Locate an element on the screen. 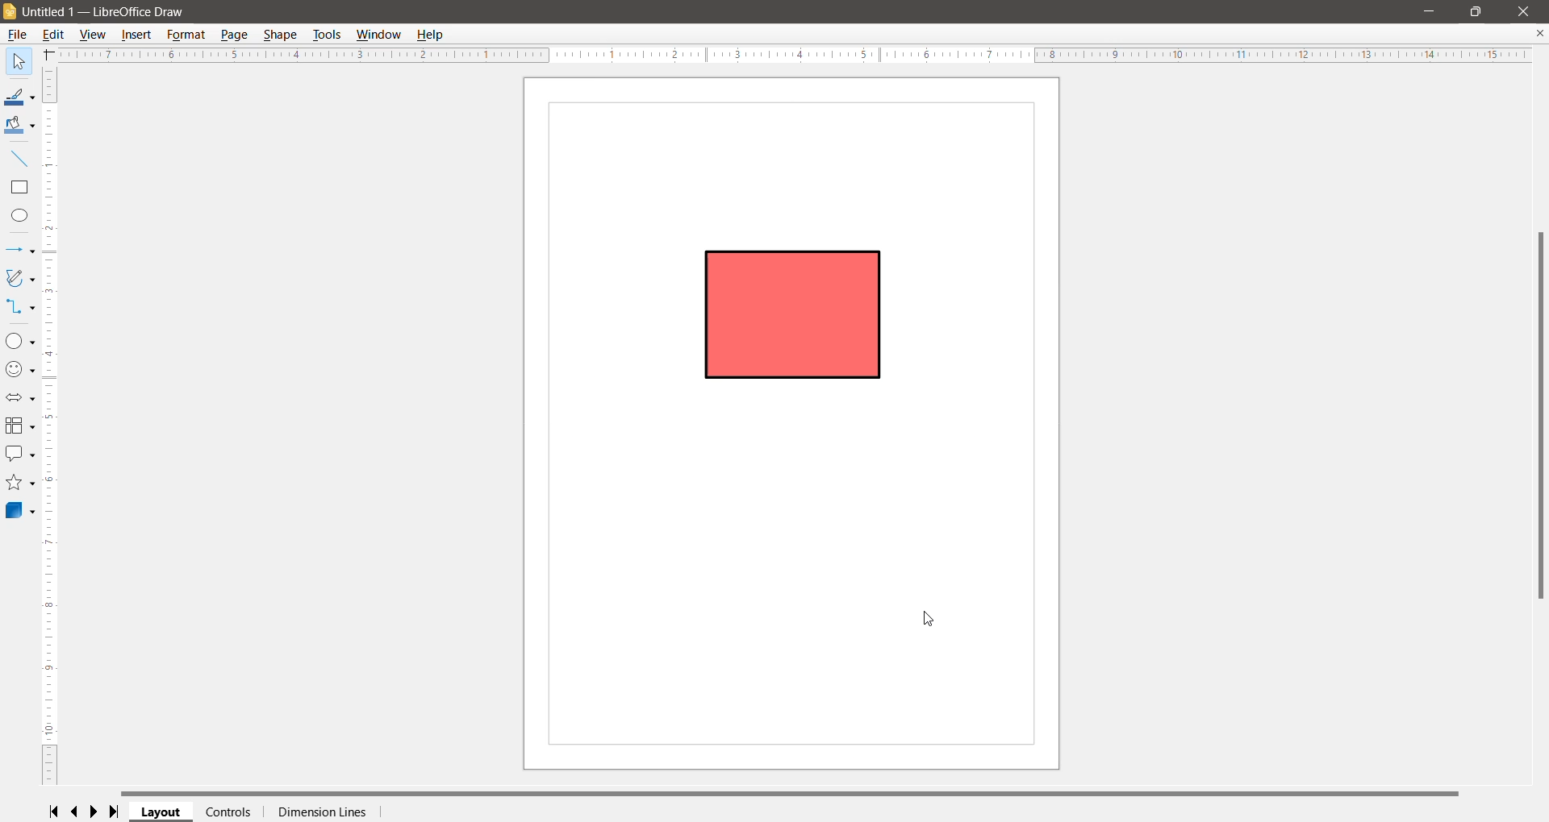 The image size is (1549, 822). Ellipse is located at coordinates (19, 215).